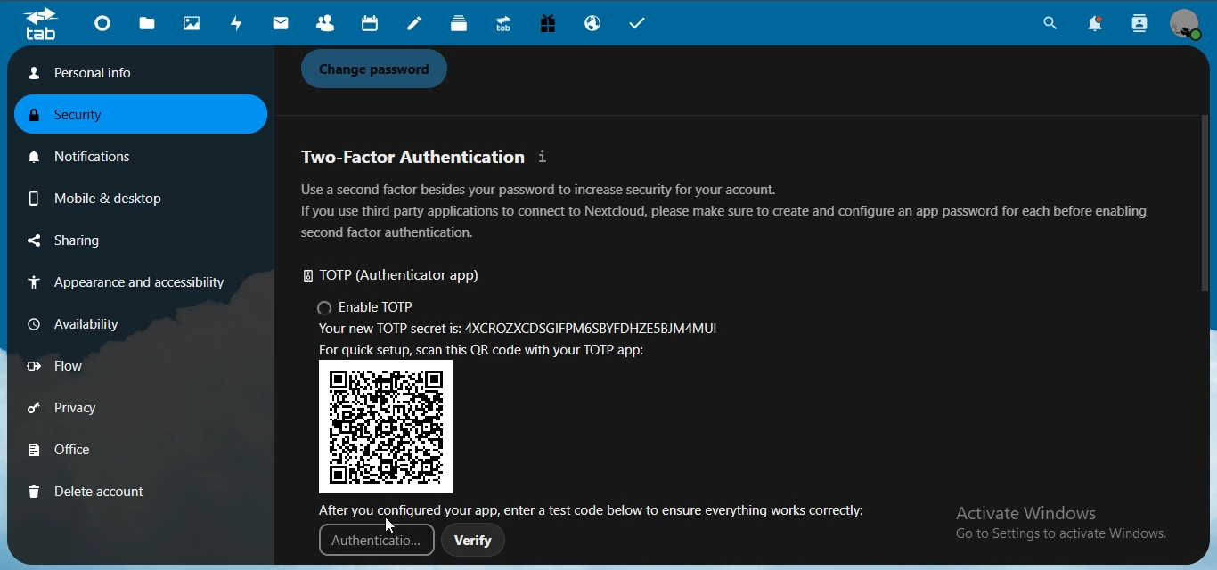  I want to click on change password, so click(380, 69).